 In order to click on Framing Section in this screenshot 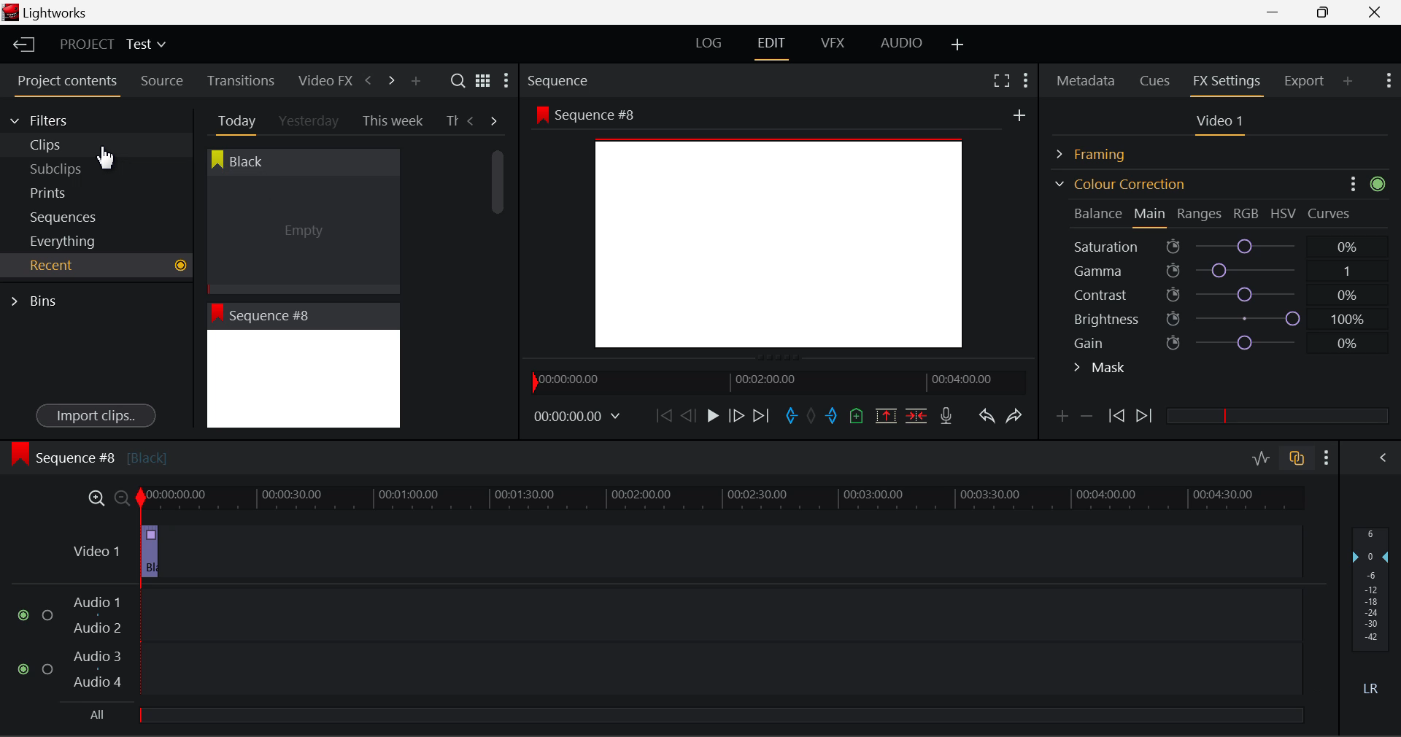, I will do `click(1103, 152)`.